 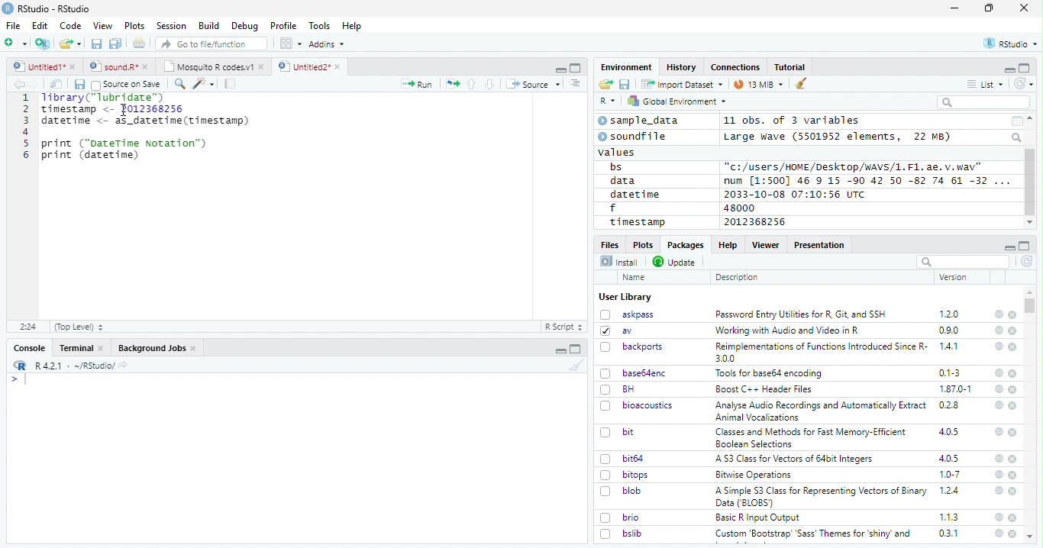 What do you see at coordinates (735, 67) in the screenshot?
I see `Connections` at bounding box center [735, 67].